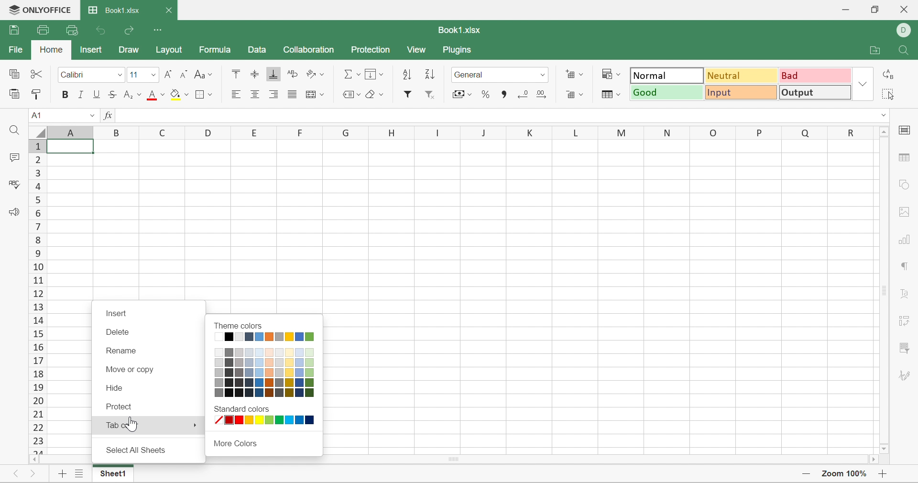 The width and height of the screenshot is (918, 483). Describe the element at coordinates (505, 95) in the screenshot. I see `Comma style` at that location.